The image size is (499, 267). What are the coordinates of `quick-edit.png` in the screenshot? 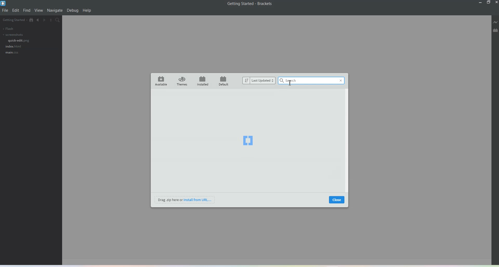 It's located at (19, 41).